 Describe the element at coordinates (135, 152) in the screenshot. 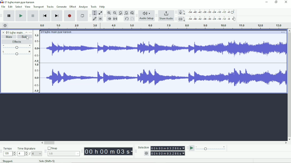

I see `Audacity selection toolbar` at that location.